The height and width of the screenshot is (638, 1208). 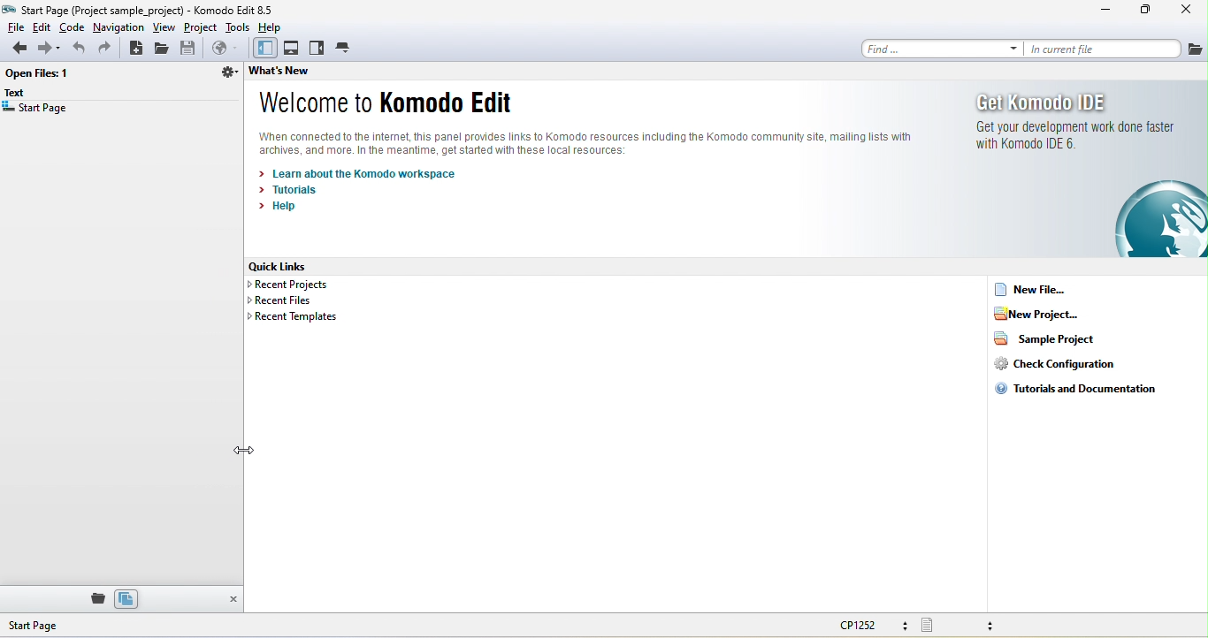 I want to click on files, so click(x=126, y=598).